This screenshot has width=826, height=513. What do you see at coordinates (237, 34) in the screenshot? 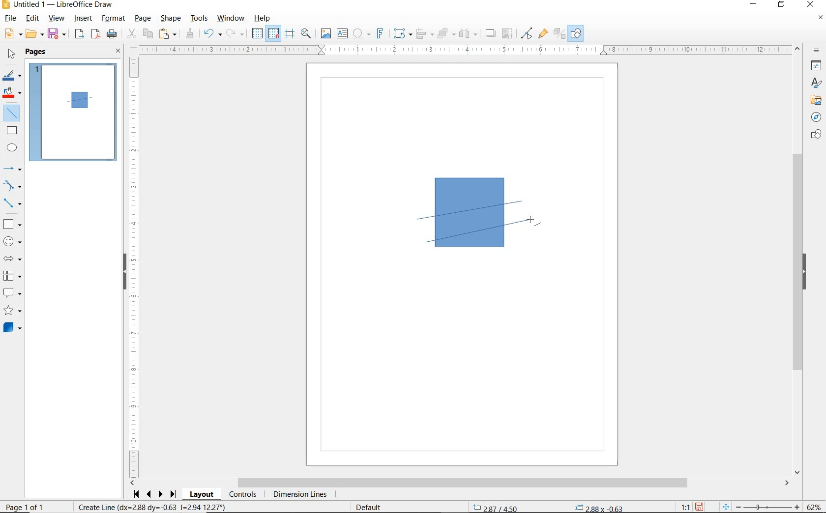
I see `REDO` at bounding box center [237, 34].